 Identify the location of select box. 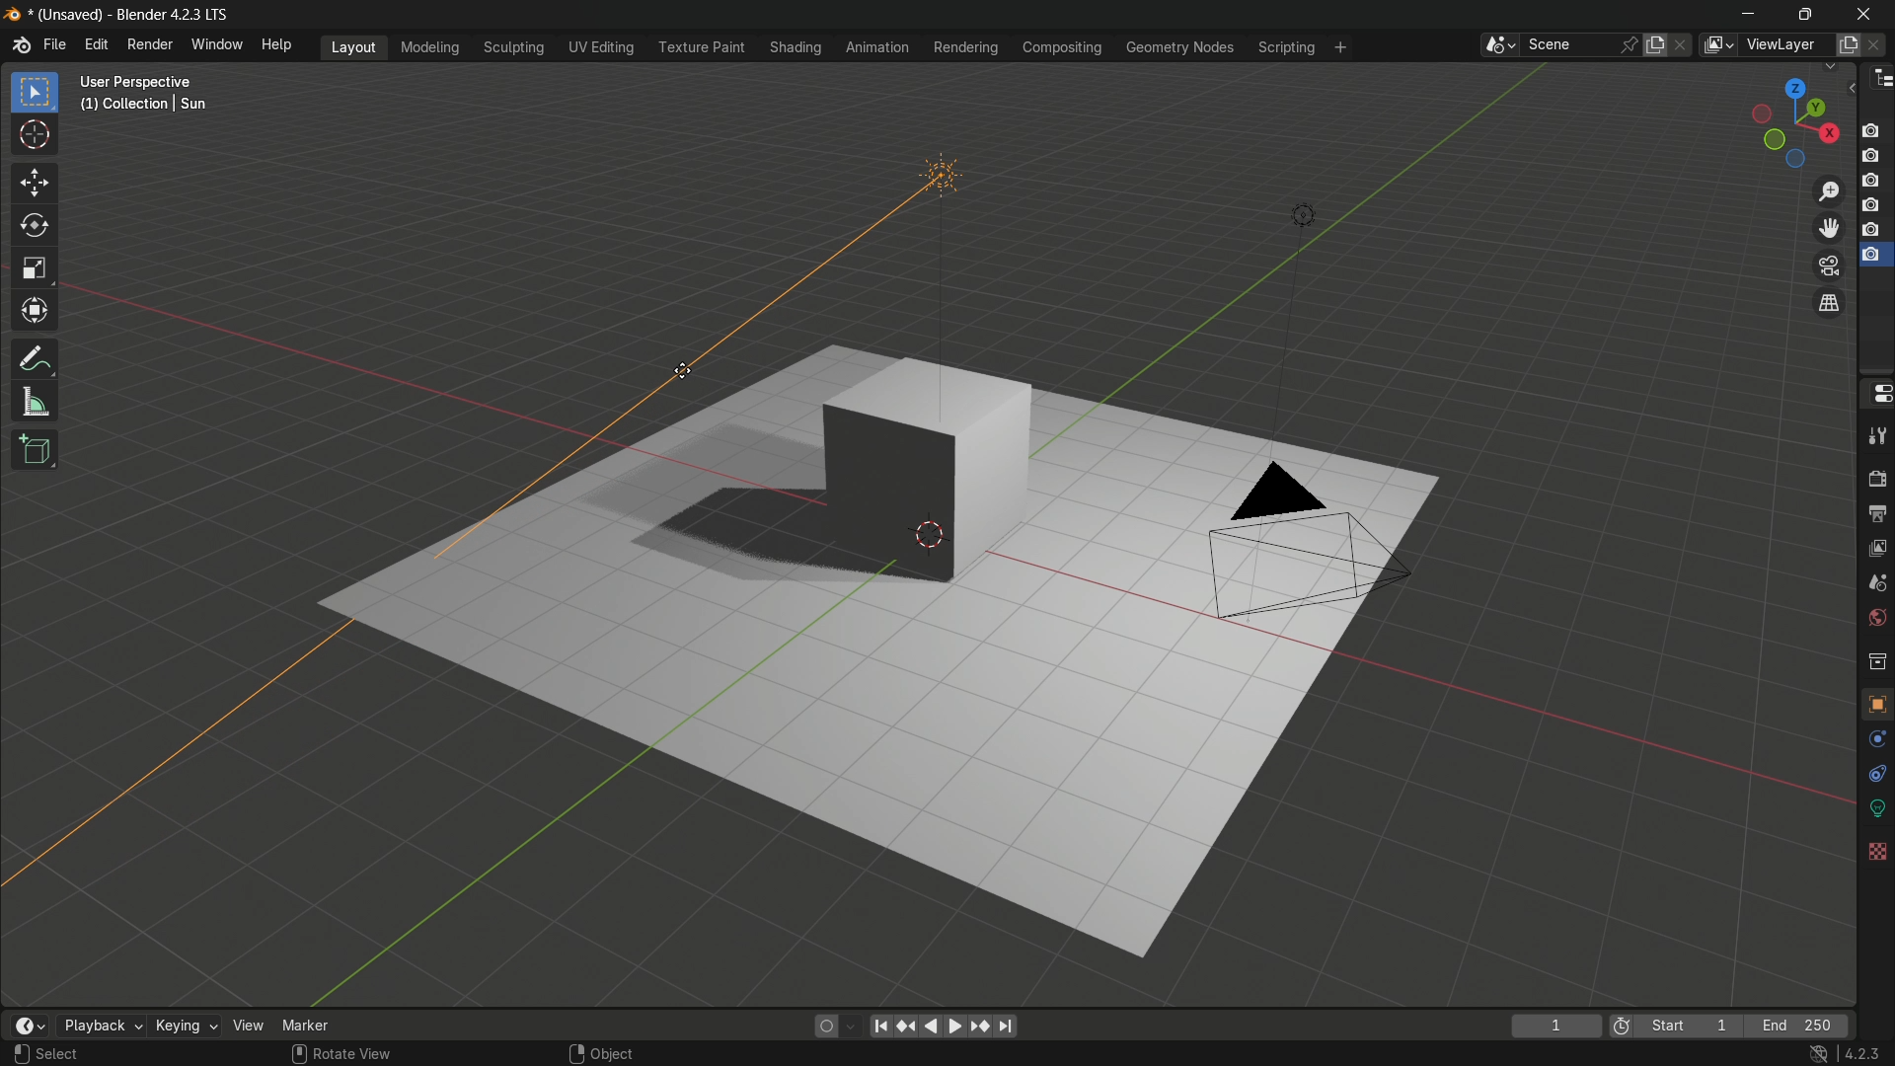
(36, 92).